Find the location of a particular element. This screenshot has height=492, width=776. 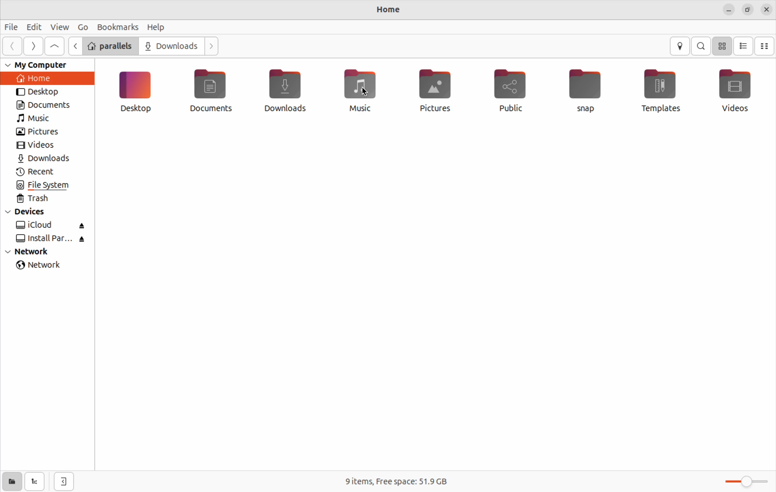

i cloud is located at coordinates (51, 226).